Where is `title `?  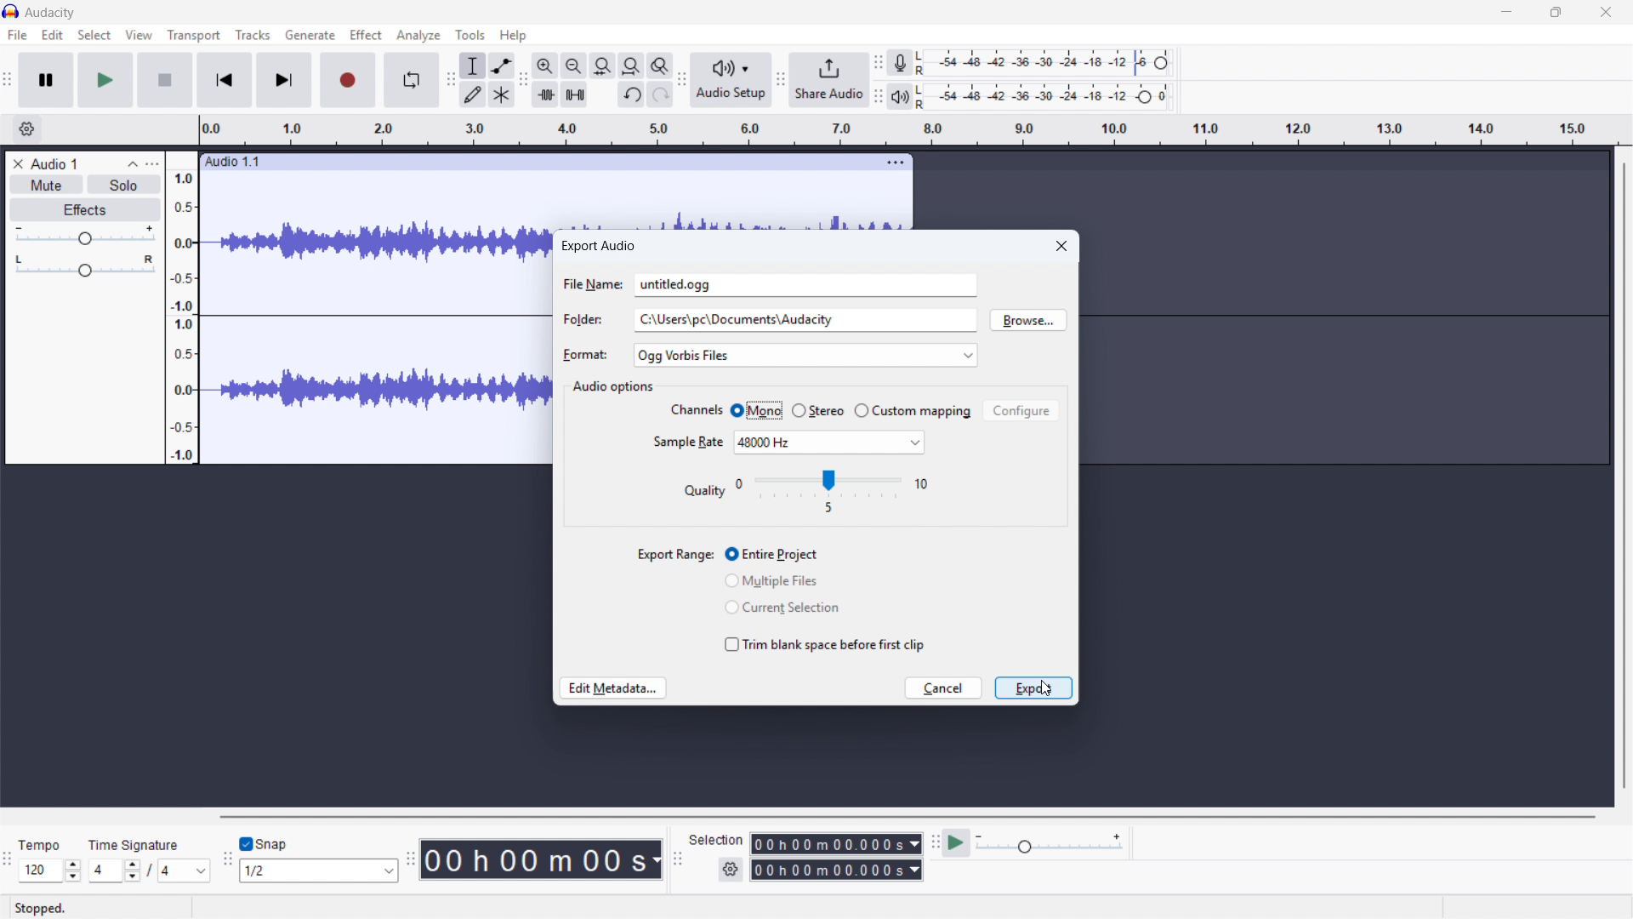
title  is located at coordinates (50, 14).